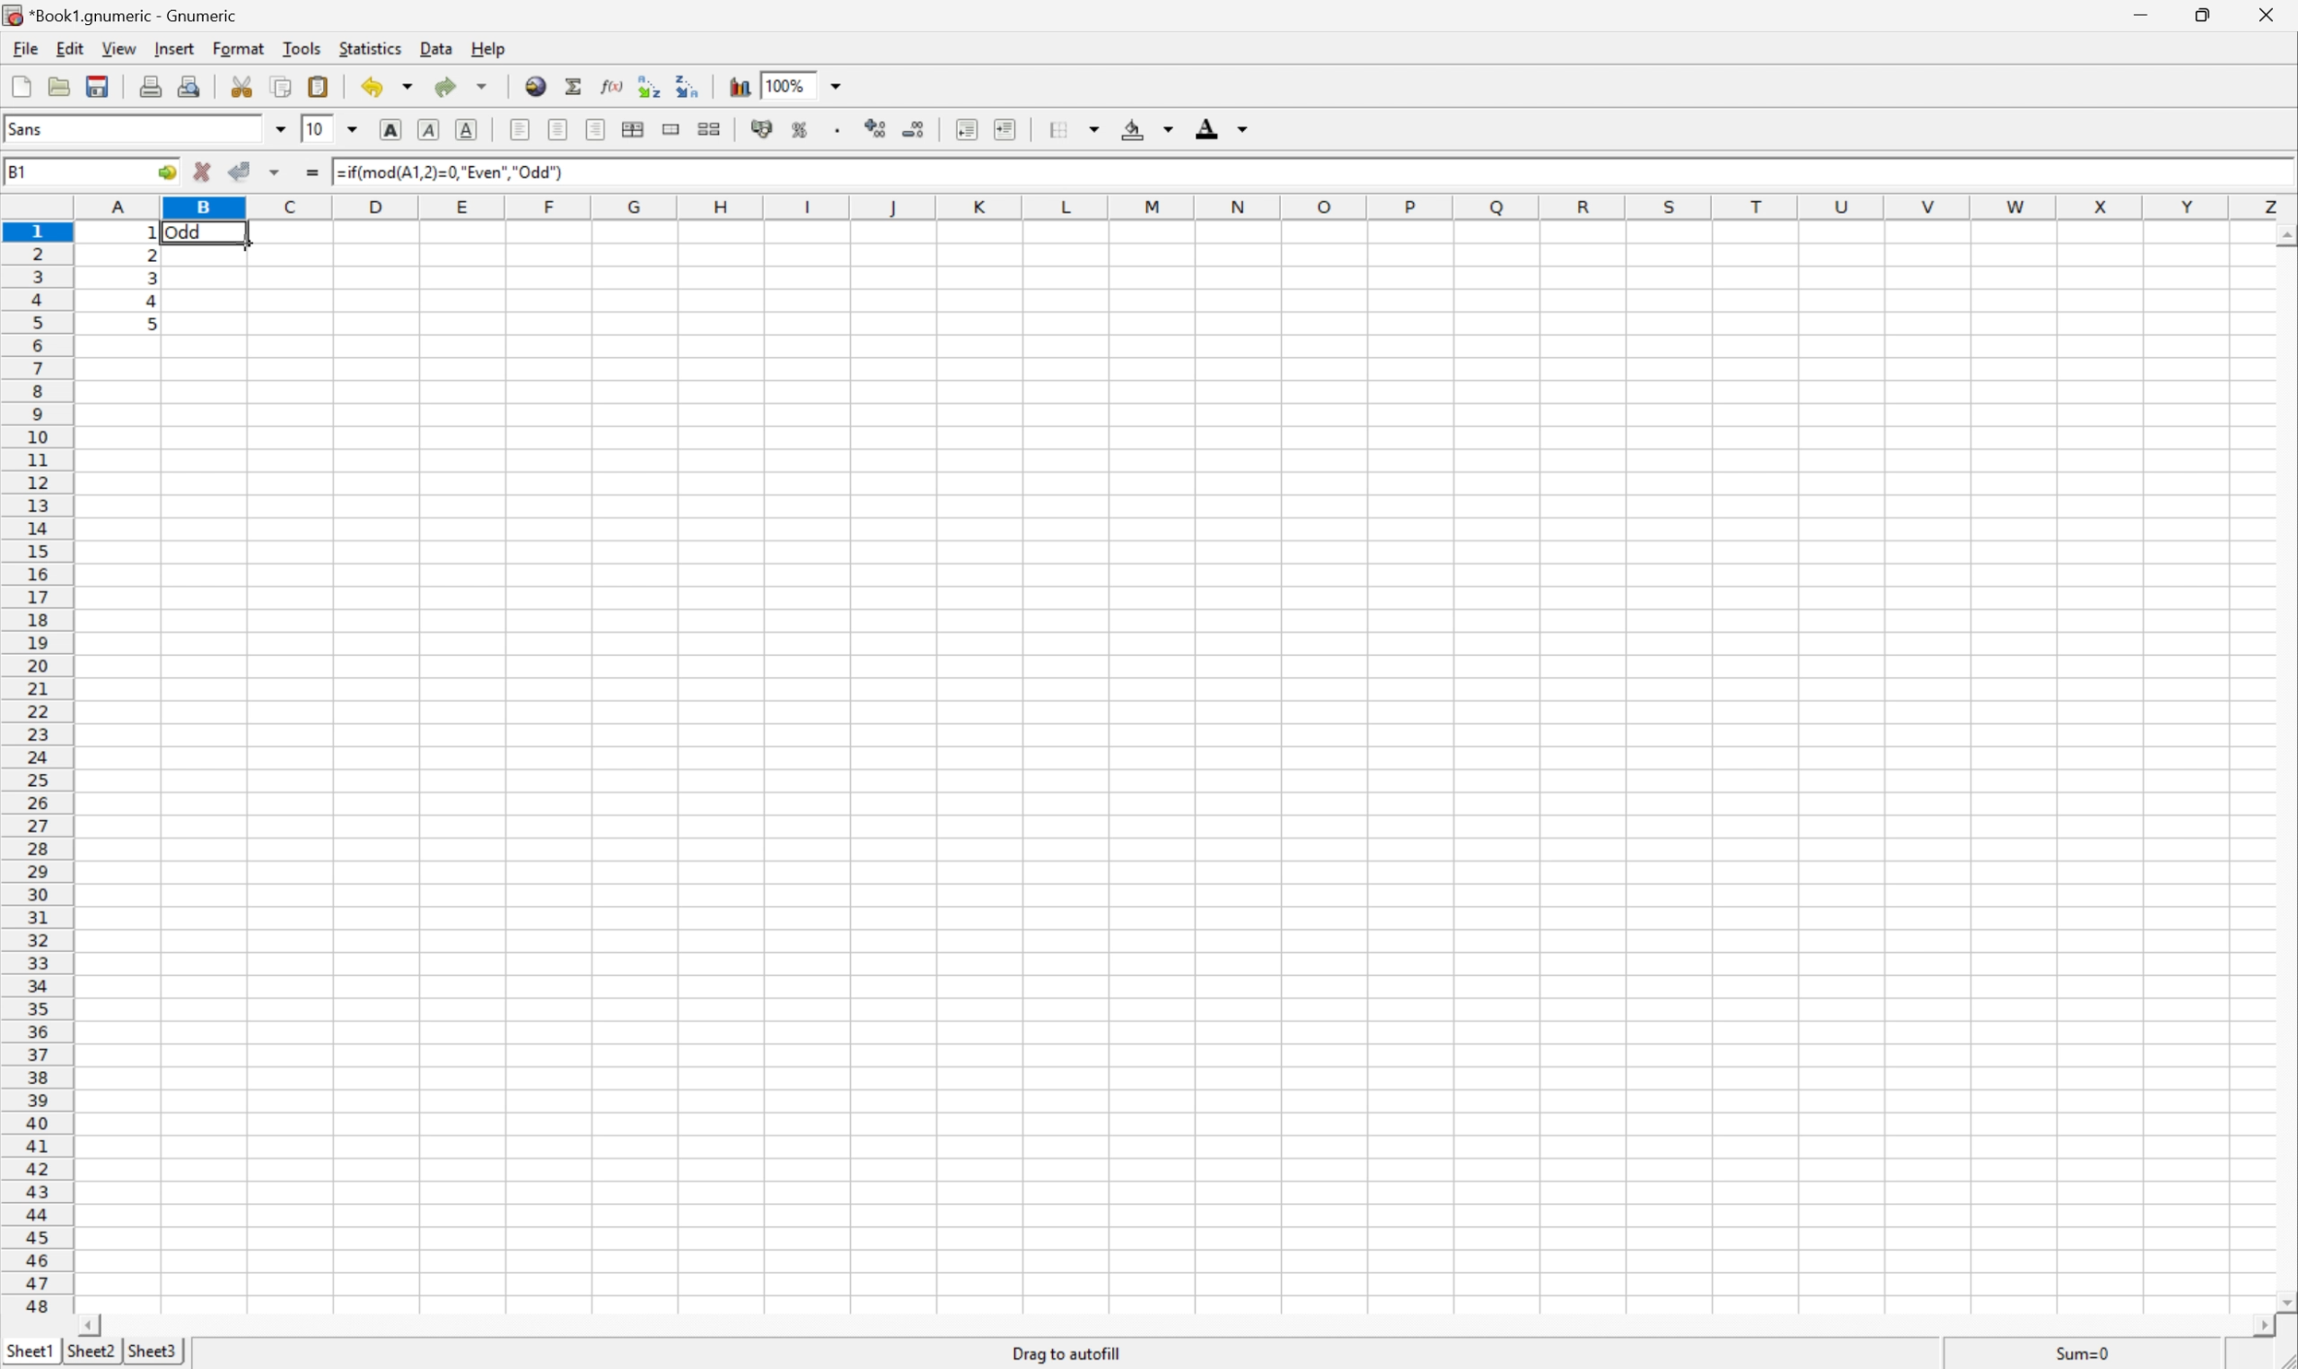 This screenshot has height=1369, width=2298. What do you see at coordinates (389, 127) in the screenshot?
I see `Bold` at bounding box center [389, 127].